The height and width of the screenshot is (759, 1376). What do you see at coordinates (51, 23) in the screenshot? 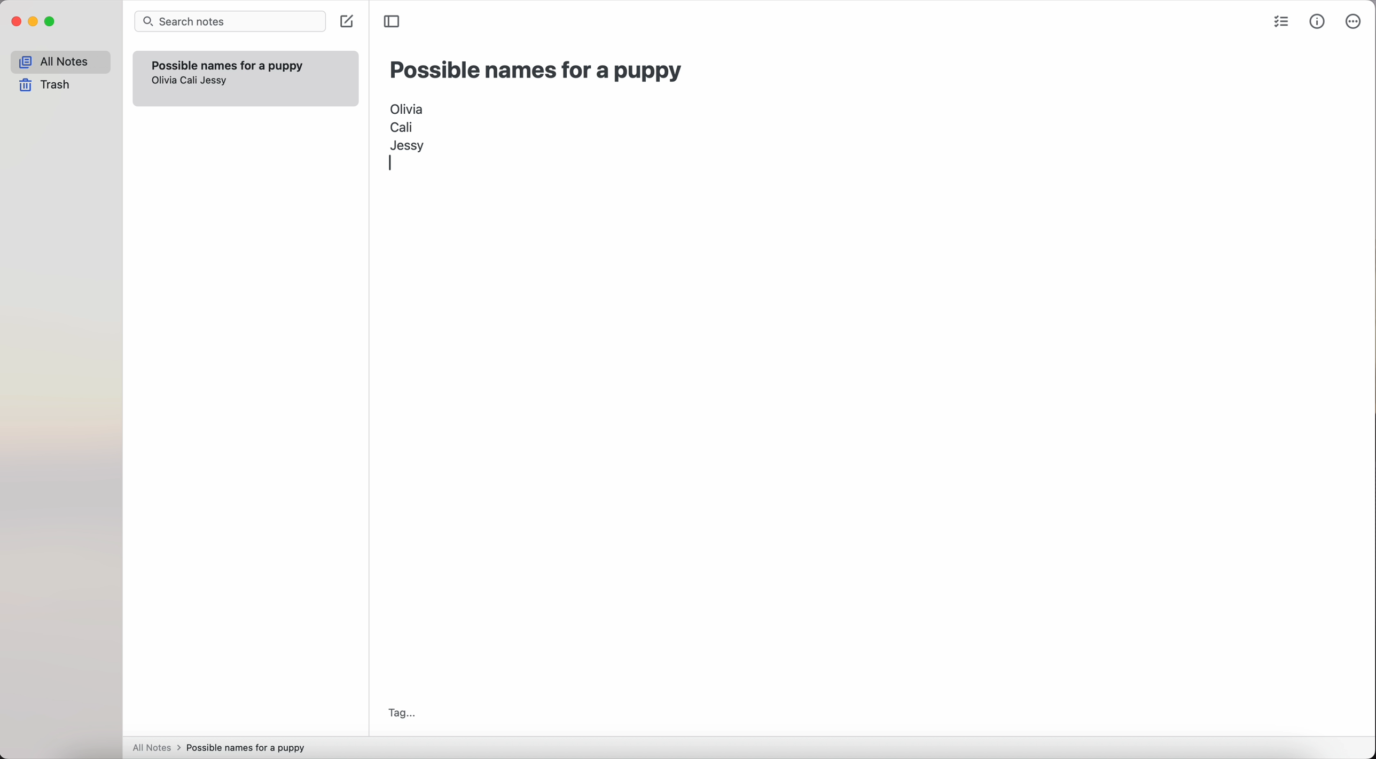
I see `maximize` at bounding box center [51, 23].